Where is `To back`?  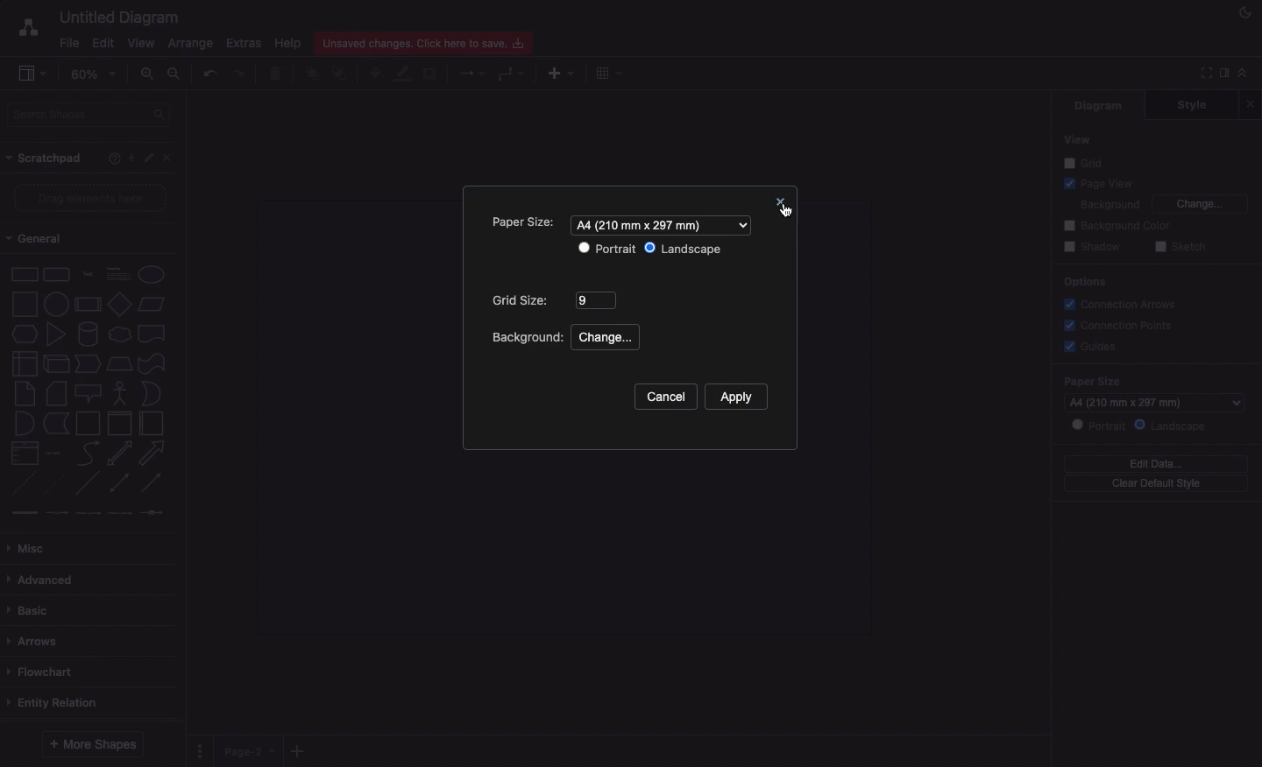 To back is located at coordinates (341, 73).